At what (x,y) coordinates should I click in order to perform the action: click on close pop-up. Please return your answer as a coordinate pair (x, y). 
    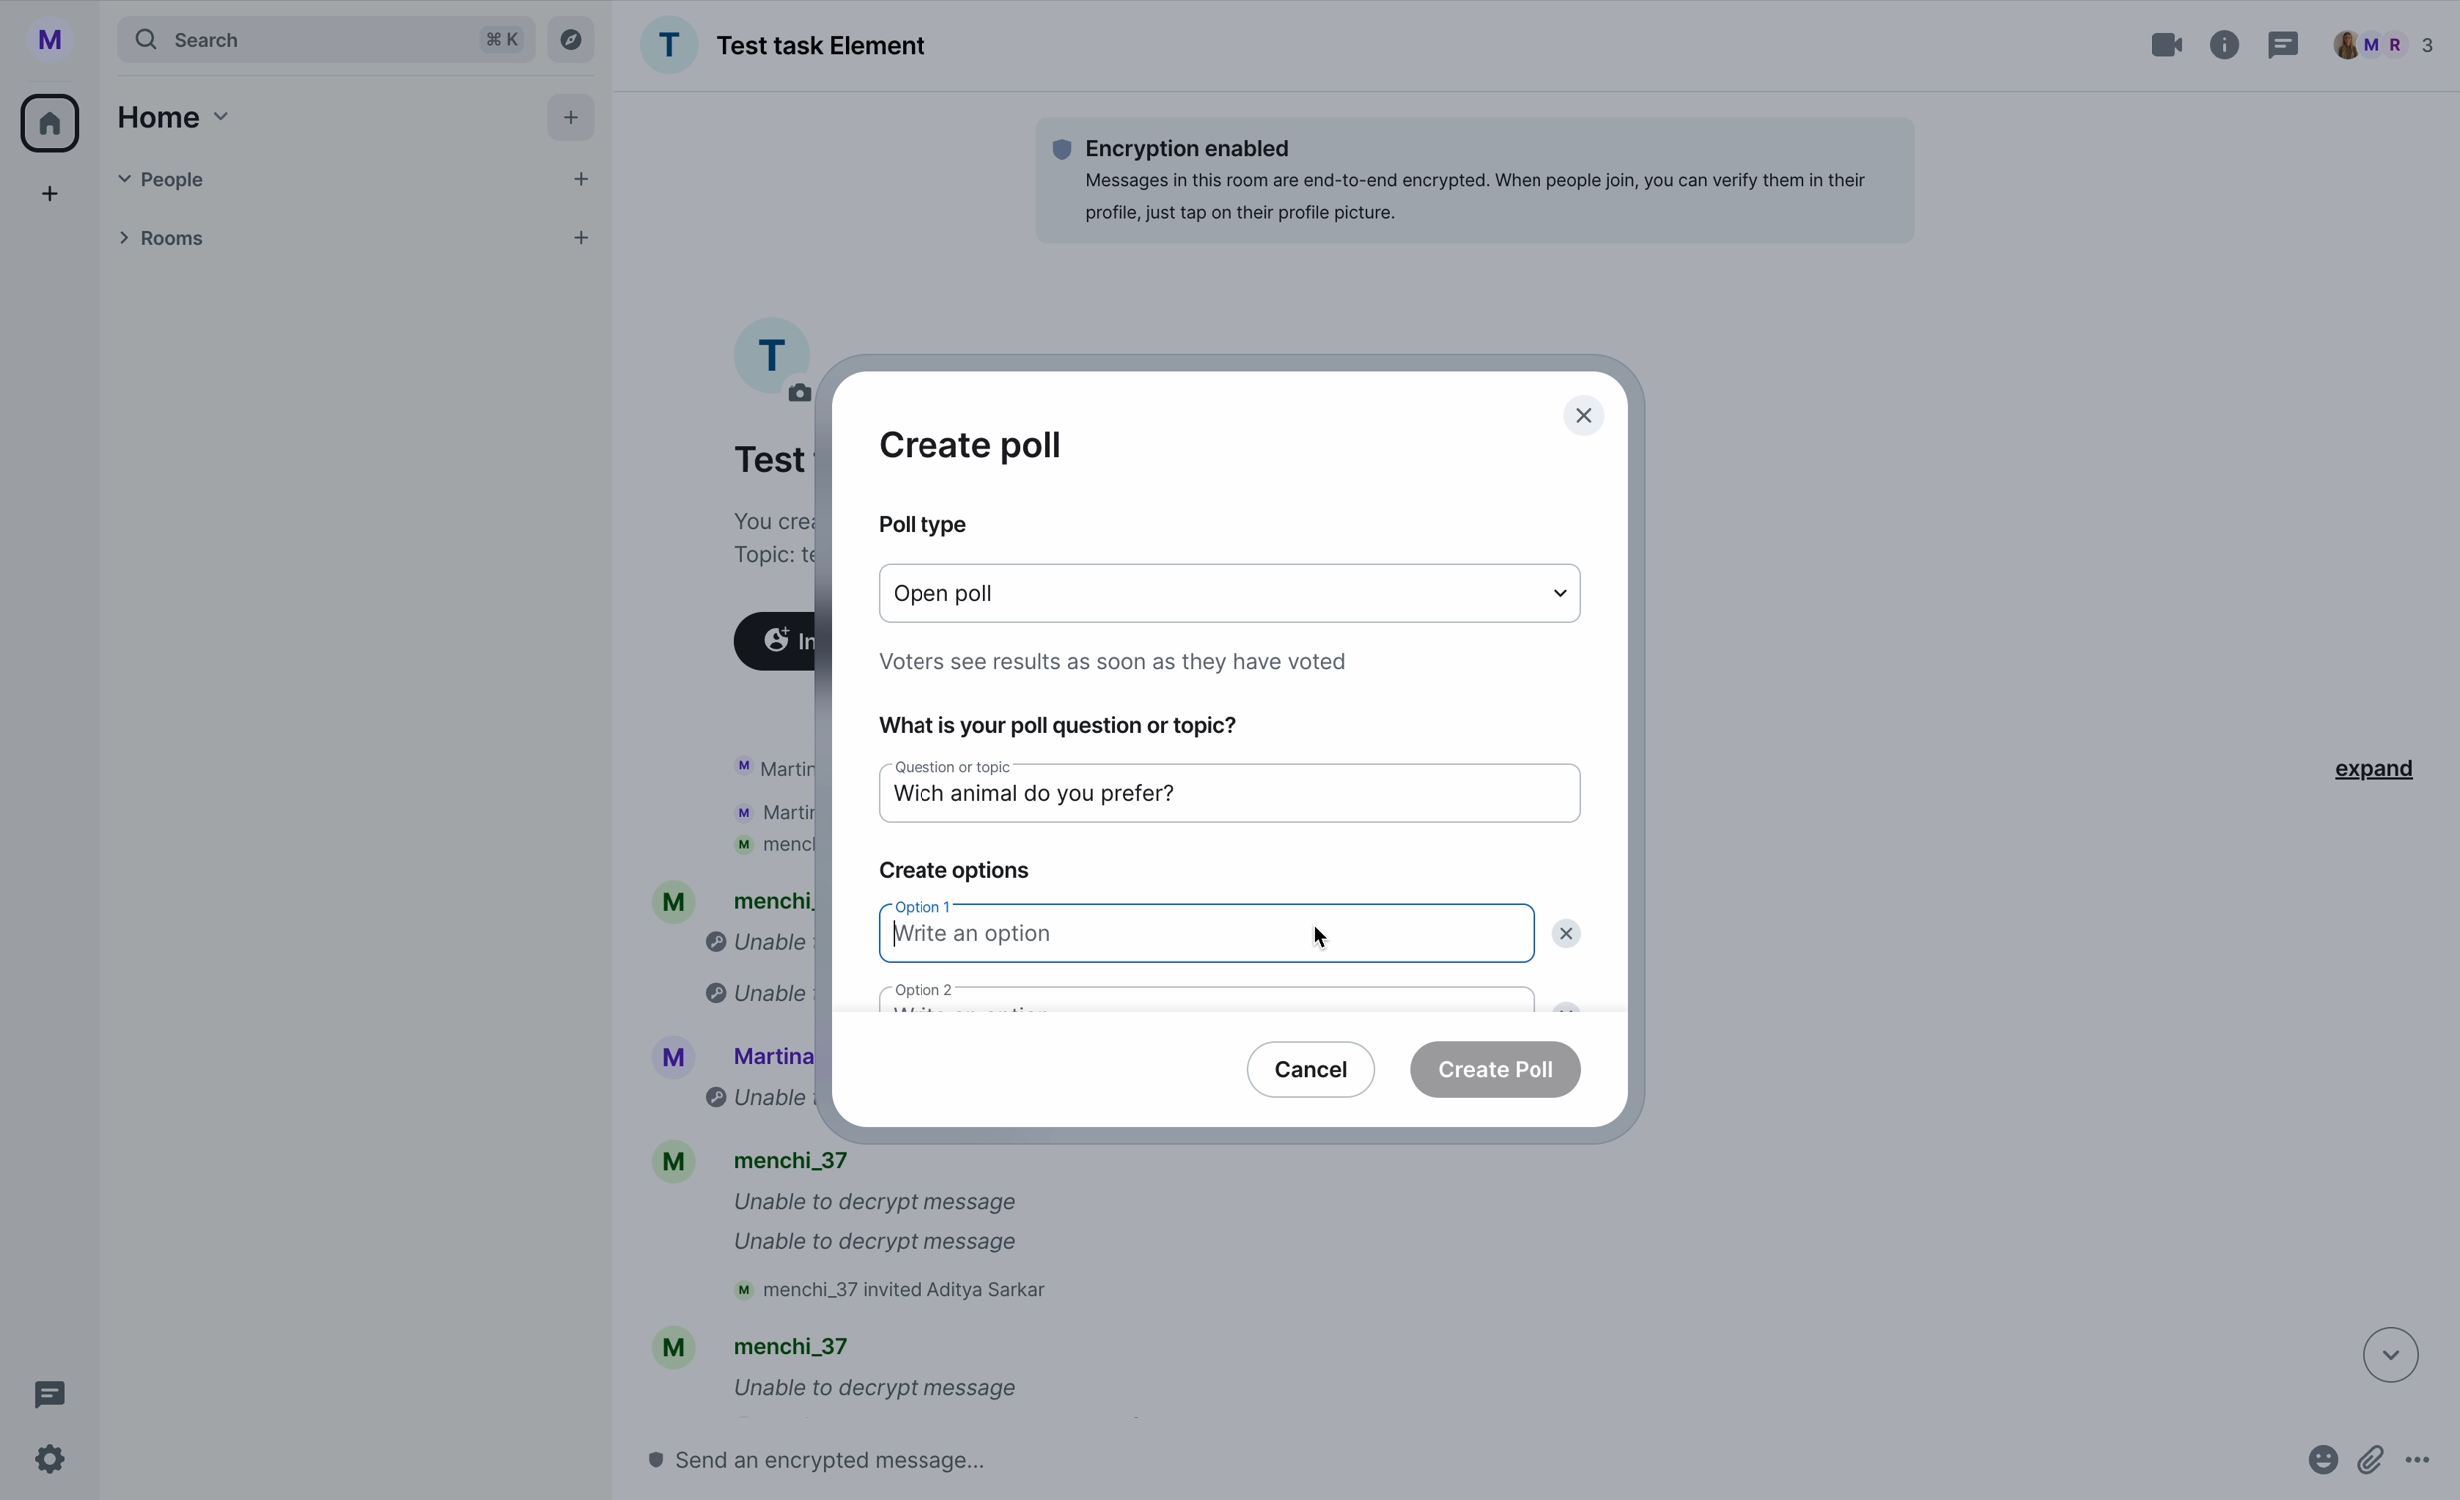
    Looking at the image, I should click on (1586, 417).